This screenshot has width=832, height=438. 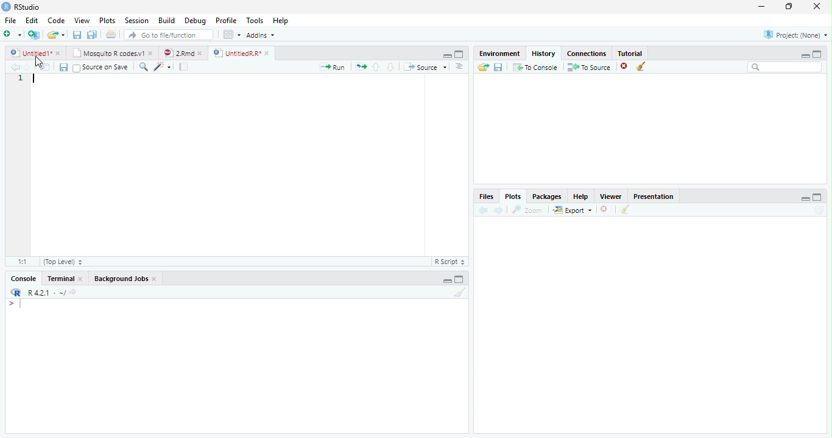 I want to click on Terminal, so click(x=58, y=279).